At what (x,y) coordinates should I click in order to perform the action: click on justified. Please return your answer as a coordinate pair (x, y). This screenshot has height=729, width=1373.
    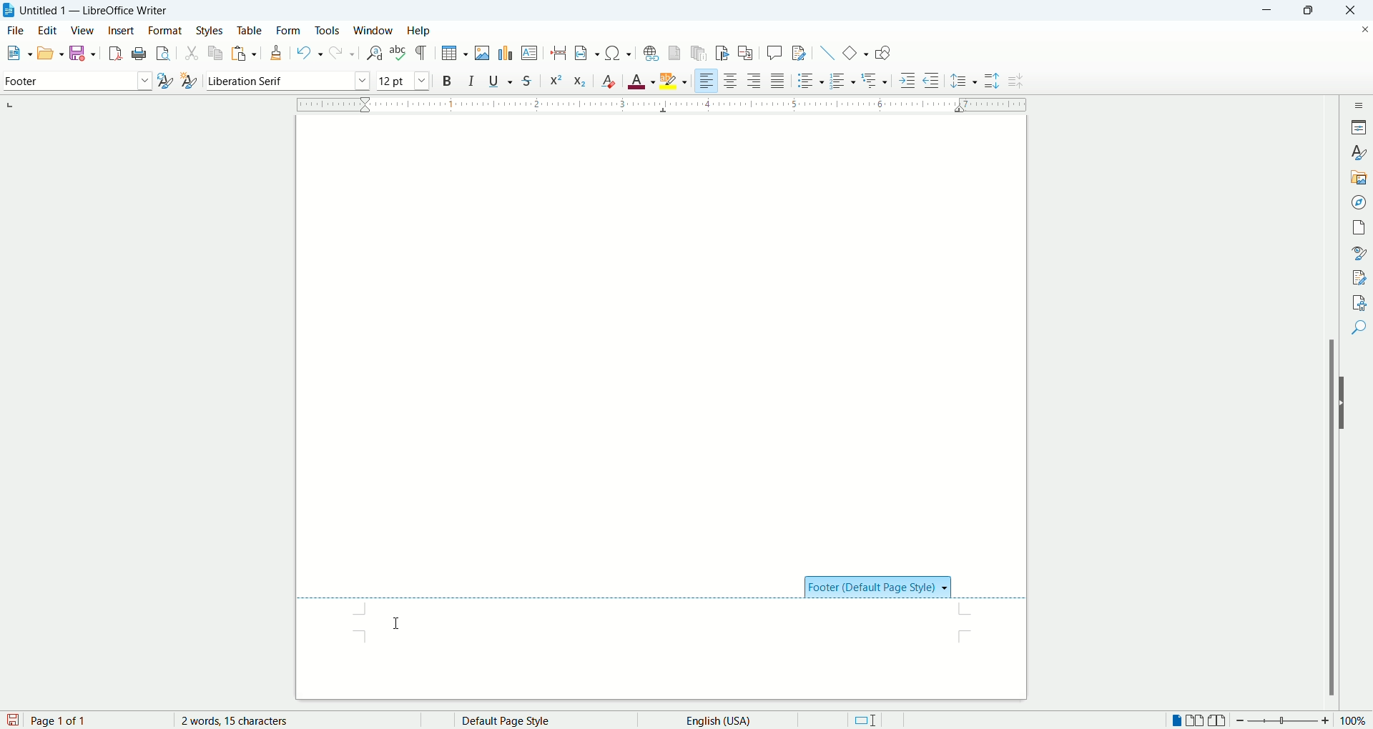
    Looking at the image, I should click on (779, 81).